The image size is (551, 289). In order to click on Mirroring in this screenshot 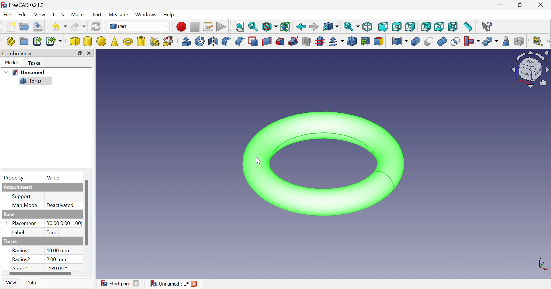, I will do `click(213, 41)`.